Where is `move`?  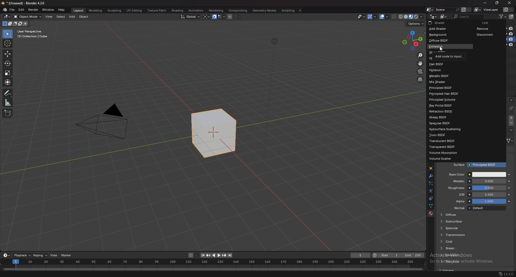
move is located at coordinates (7, 54).